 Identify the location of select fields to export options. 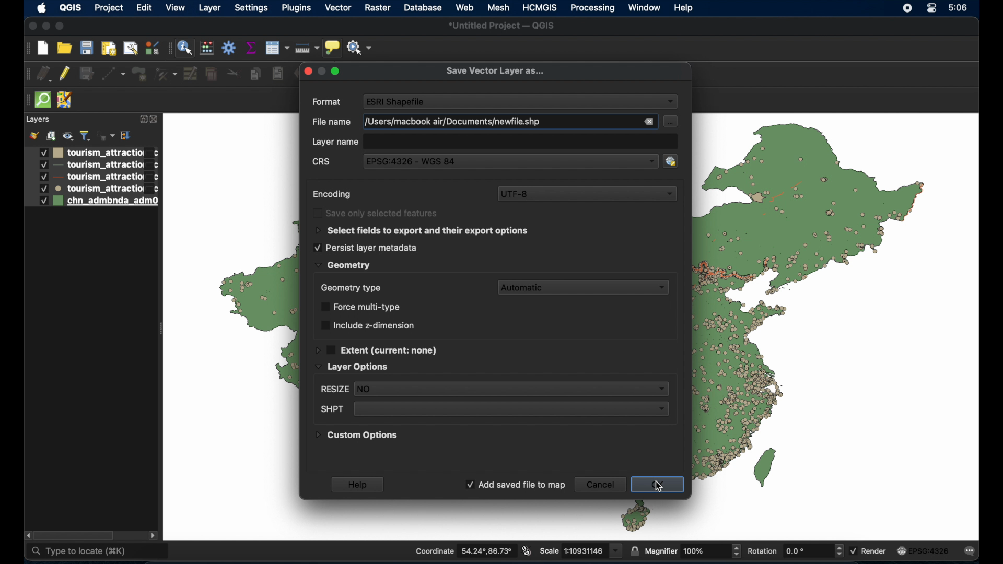
(423, 231).